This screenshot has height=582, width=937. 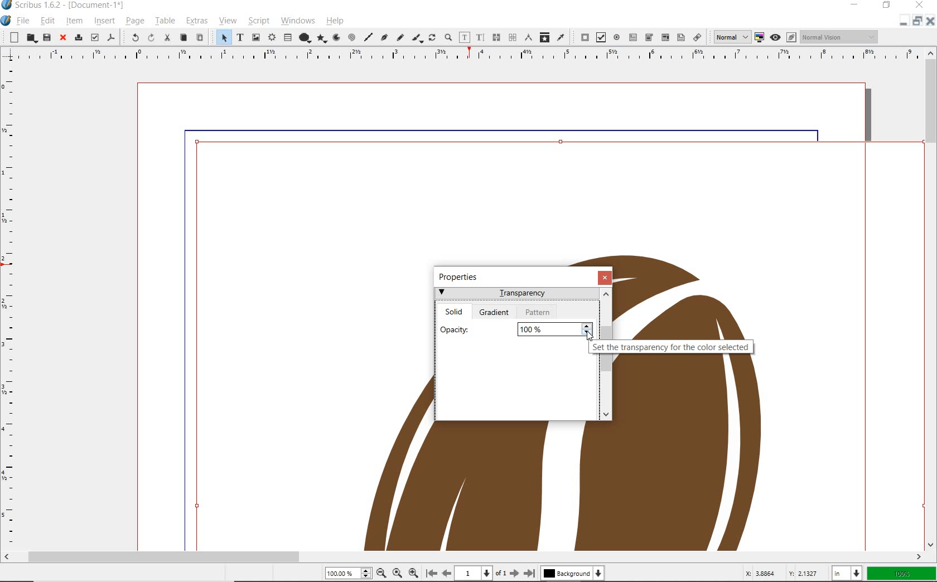 What do you see at coordinates (303, 38) in the screenshot?
I see `shape` at bounding box center [303, 38].